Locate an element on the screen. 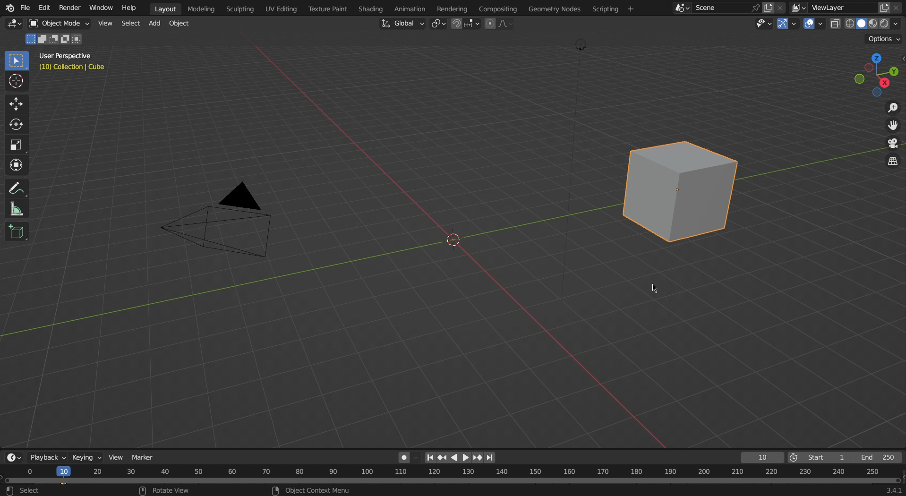  Next is located at coordinates (478, 458).